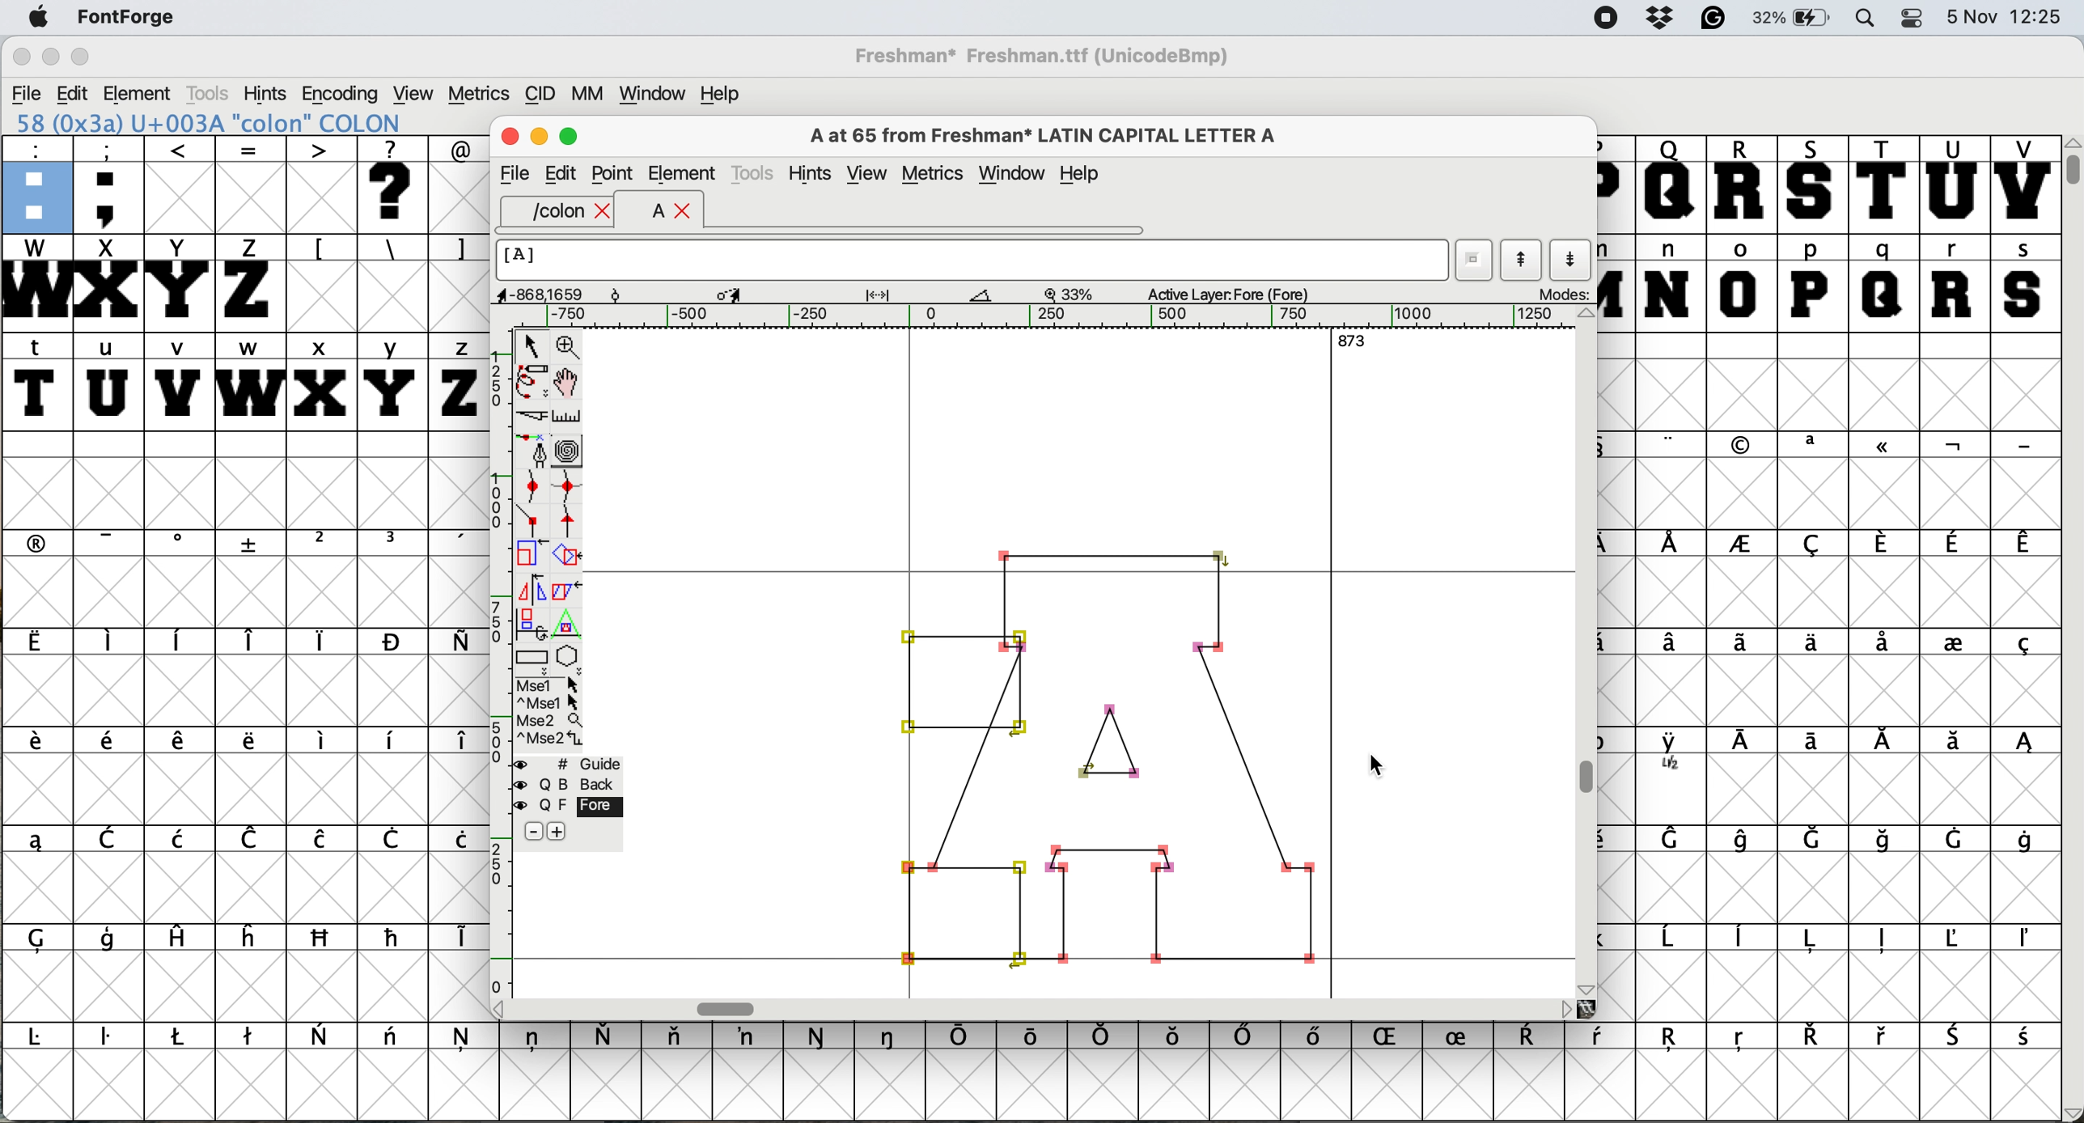 The width and height of the screenshot is (2084, 1123). Describe the element at coordinates (1535, 1037) in the screenshot. I see `symbol` at that location.